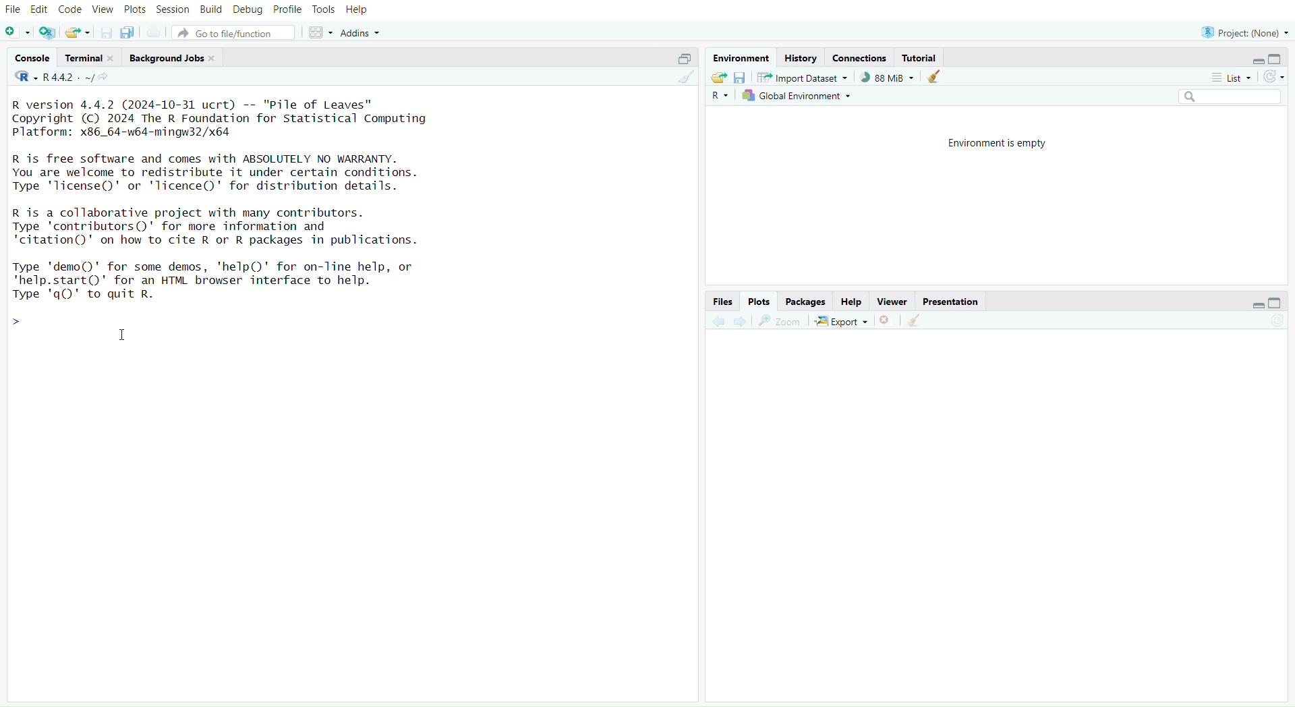 The width and height of the screenshot is (1295, 707). What do you see at coordinates (175, 58) in the screenshot?
I see `background jobs` at bounding box center [175, 58].